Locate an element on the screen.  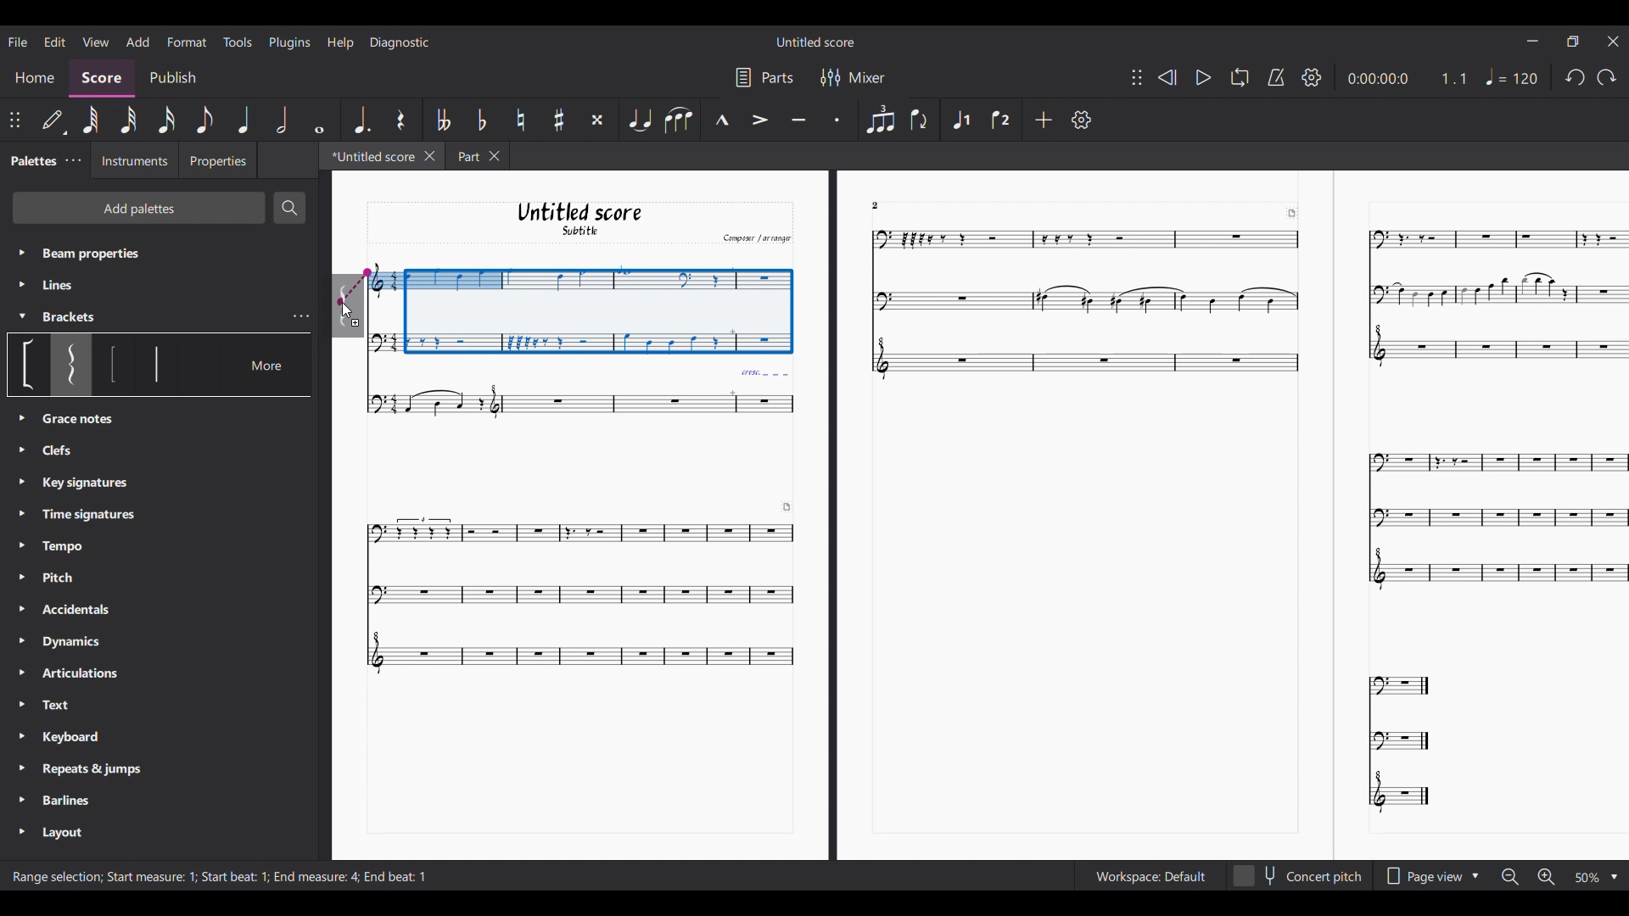
Option under bracket section is located at coordinates (30, 365).